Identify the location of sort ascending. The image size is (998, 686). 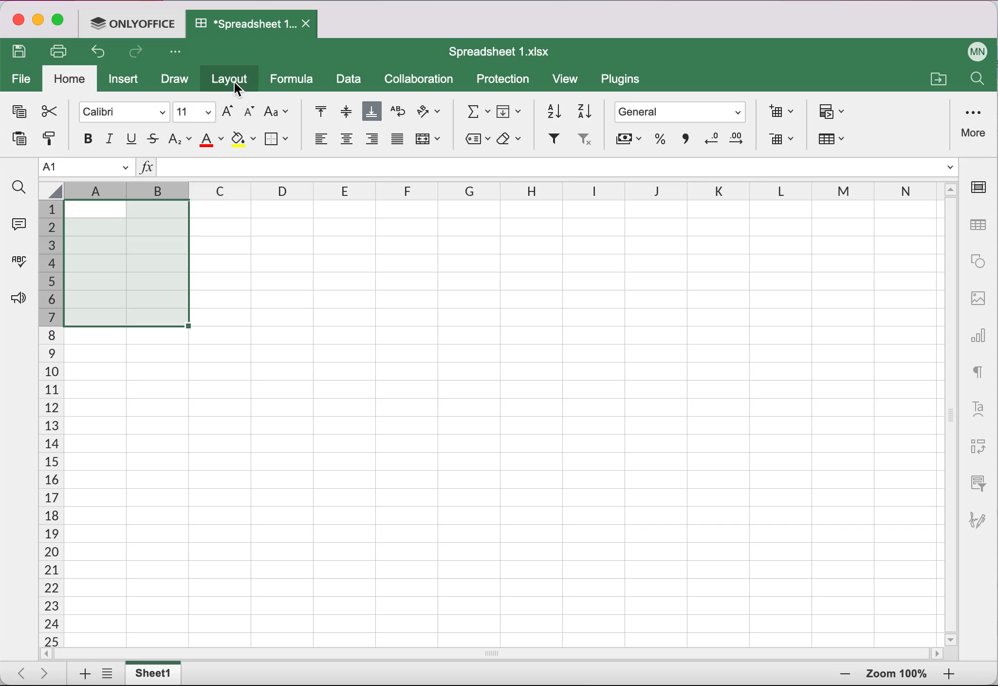
(550, 109).